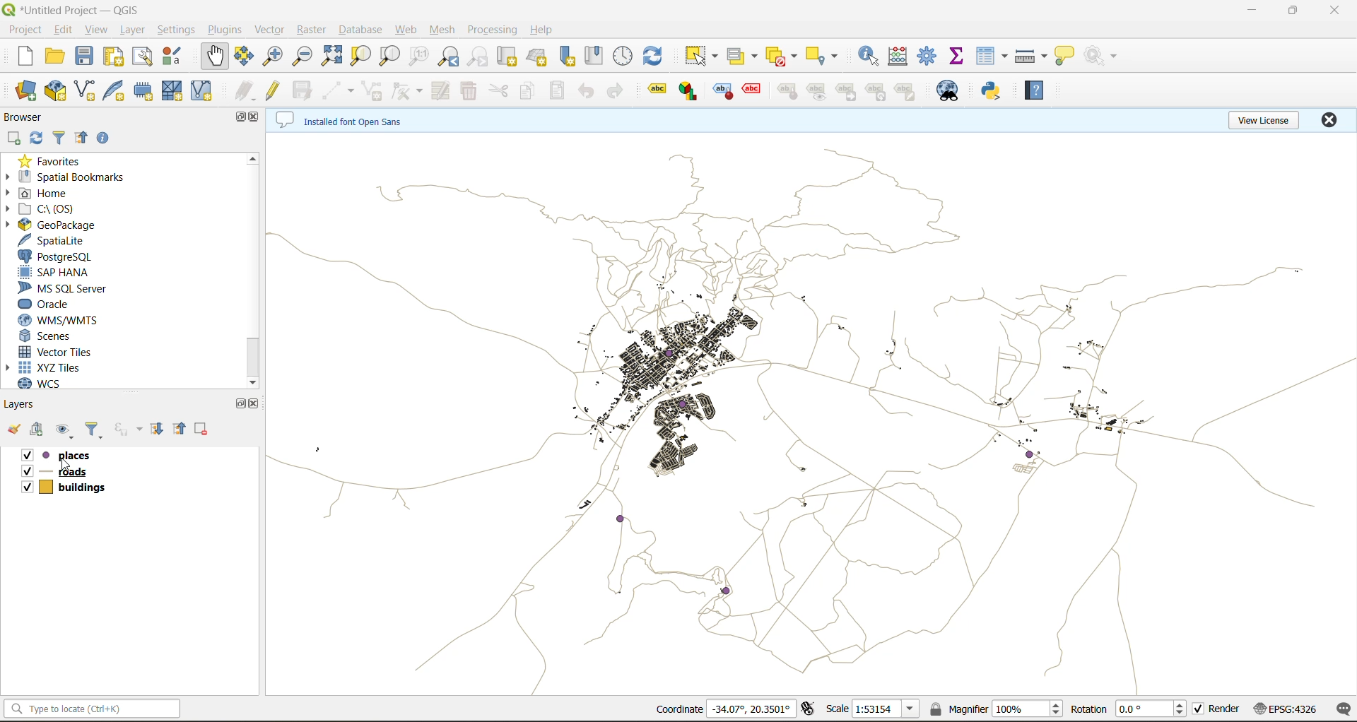 The height and width of the screenshot is (722, 1357). What do you see at coordinates (994, 91) in the screenshot?
I see `python` at bounding box center [994, 91].